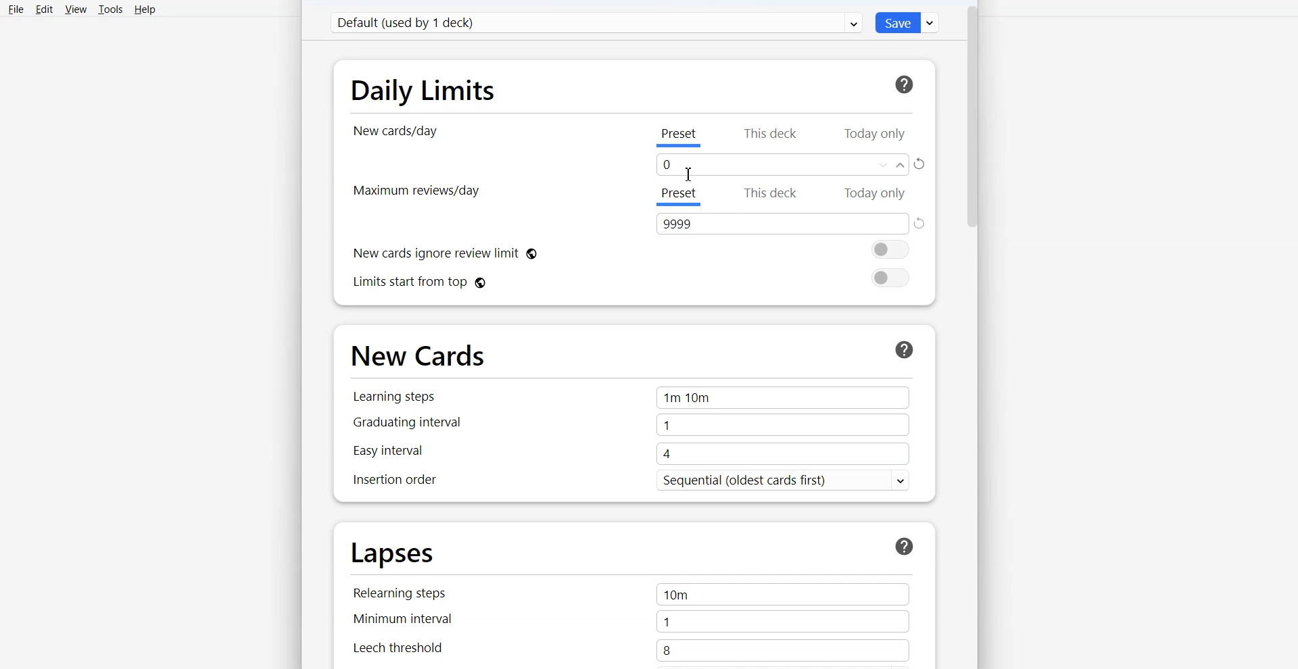 This screenshot has height=669, width=1298. Describe the element at coordinates (420, 356) in the screenshot. I see `New Cards` at that location.